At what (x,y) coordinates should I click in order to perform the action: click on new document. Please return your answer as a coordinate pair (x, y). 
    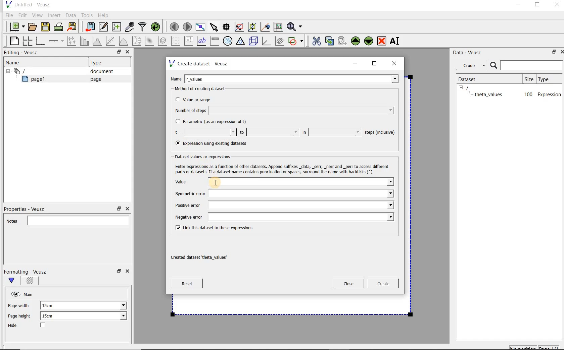
    Looking at the image, I should click on (15, 26).